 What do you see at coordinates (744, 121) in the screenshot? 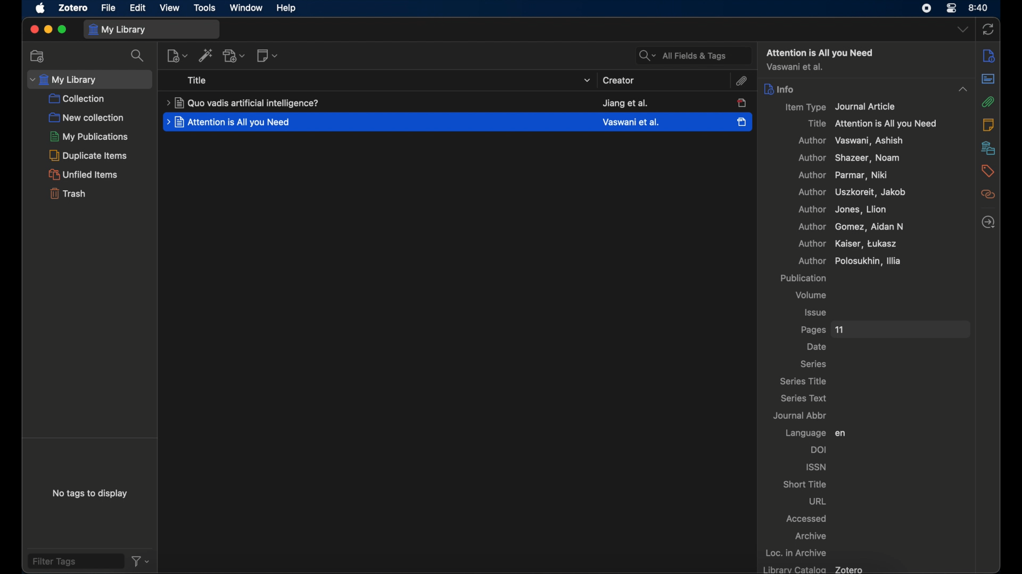
I see `item selected` at bounding box center [744, 121].